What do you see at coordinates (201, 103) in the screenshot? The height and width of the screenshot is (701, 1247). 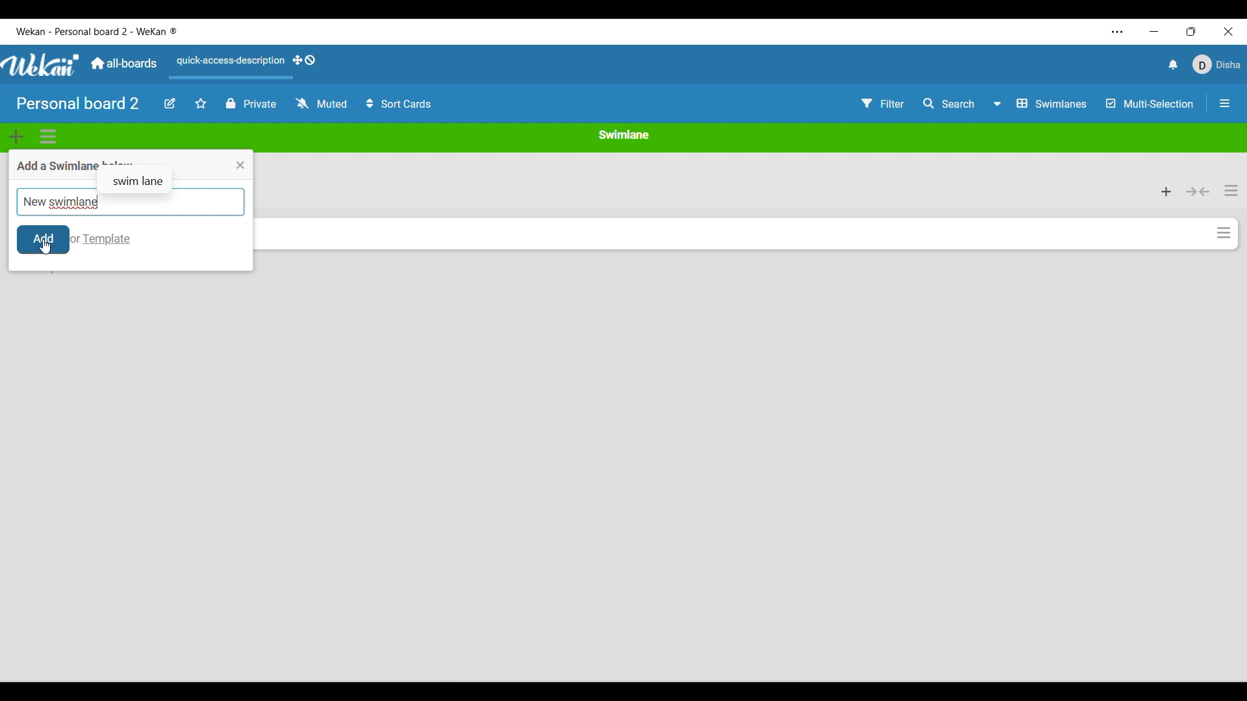 I see `Star board` at bounding box center [201, 103].